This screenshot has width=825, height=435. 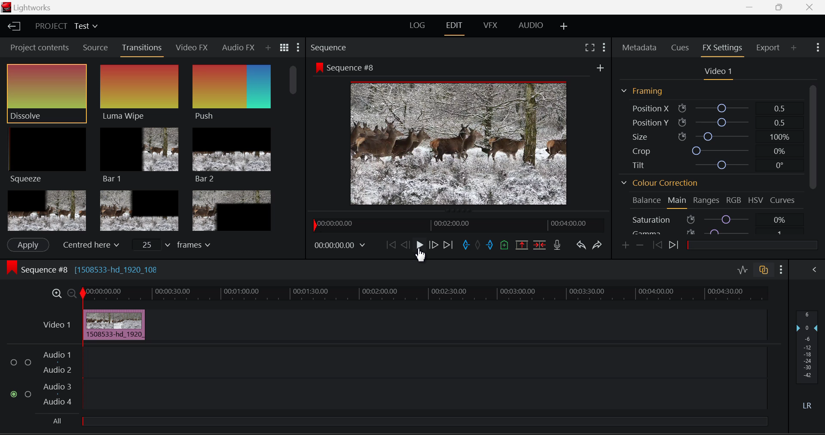 I want to click on Show Settings, so click(x=818, y=48).